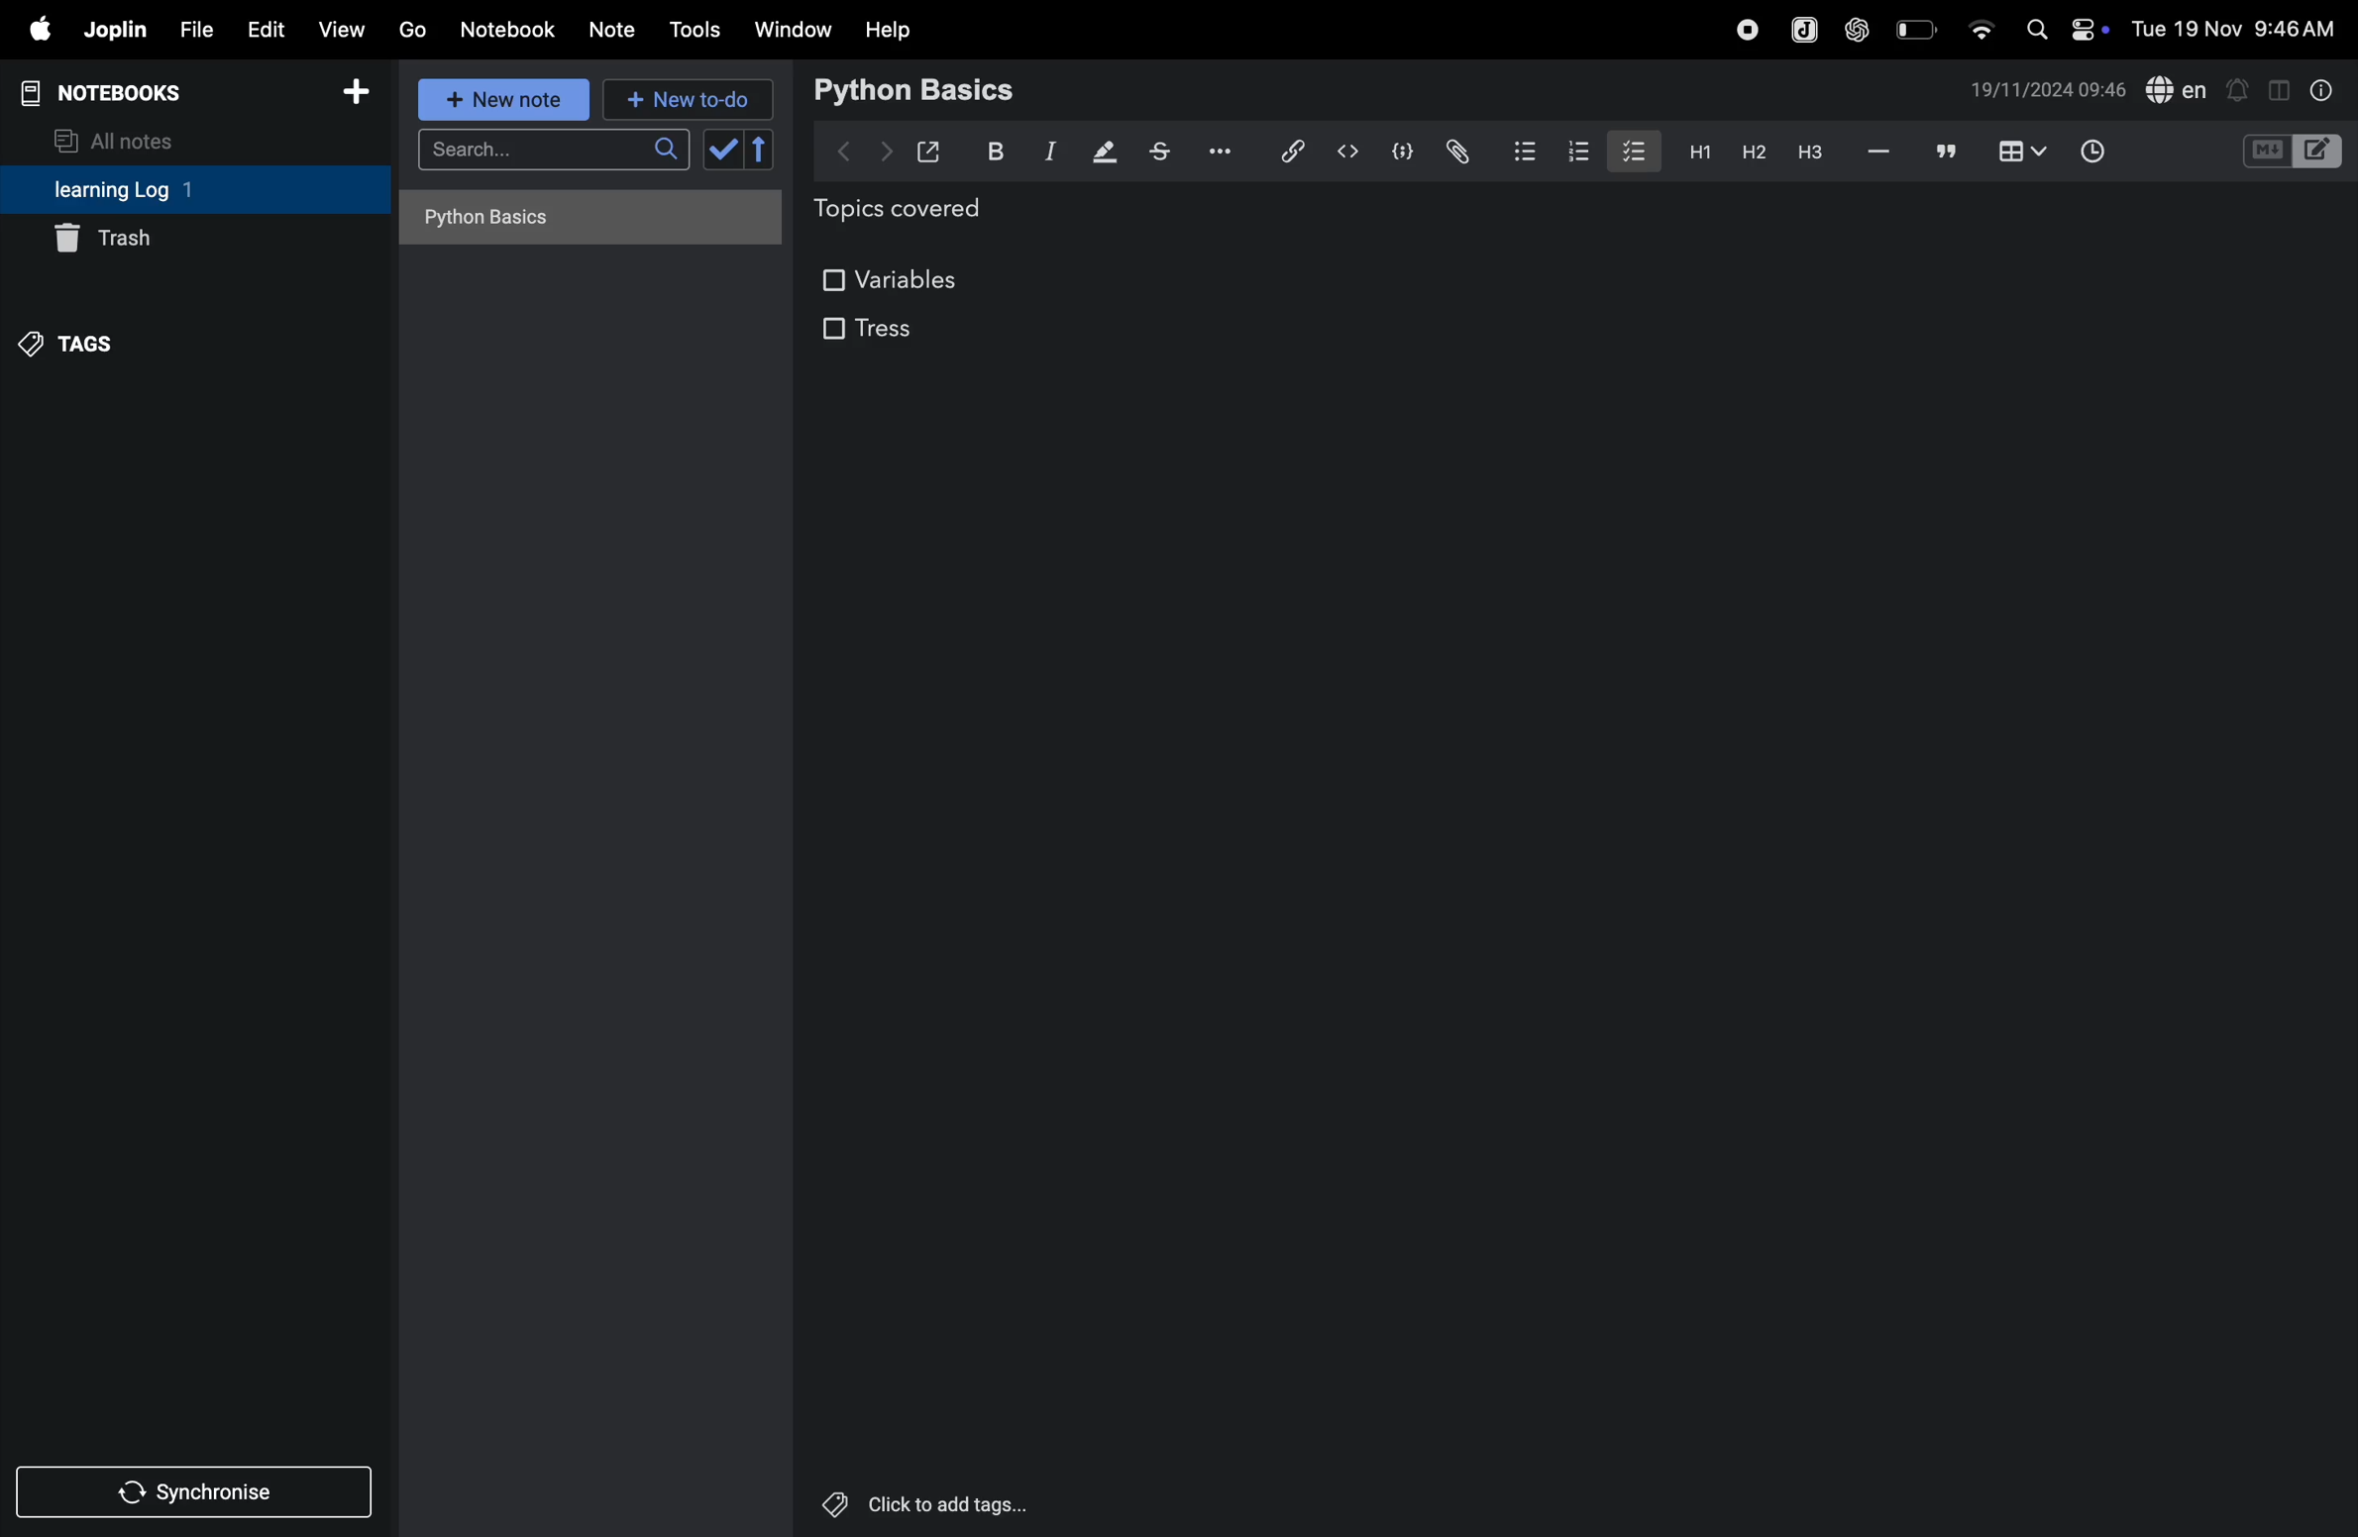  What do you see at coordinates (867, 328) in the screenshot?
I see `tress` at bounding box center [867, 328].